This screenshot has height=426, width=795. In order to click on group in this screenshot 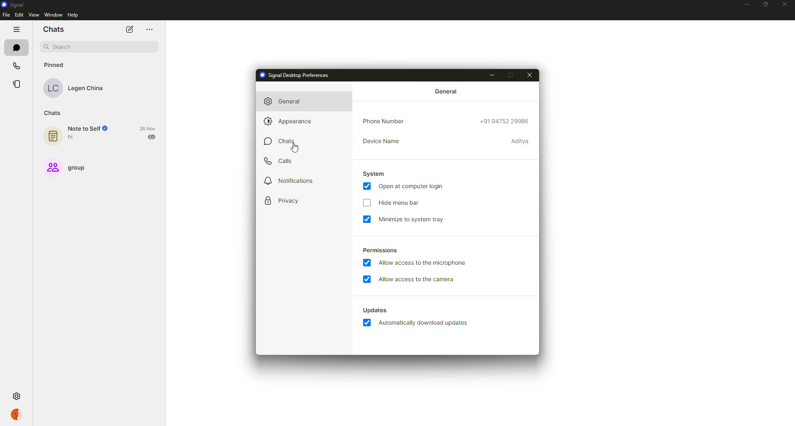, I will do `click(69, 166)`.